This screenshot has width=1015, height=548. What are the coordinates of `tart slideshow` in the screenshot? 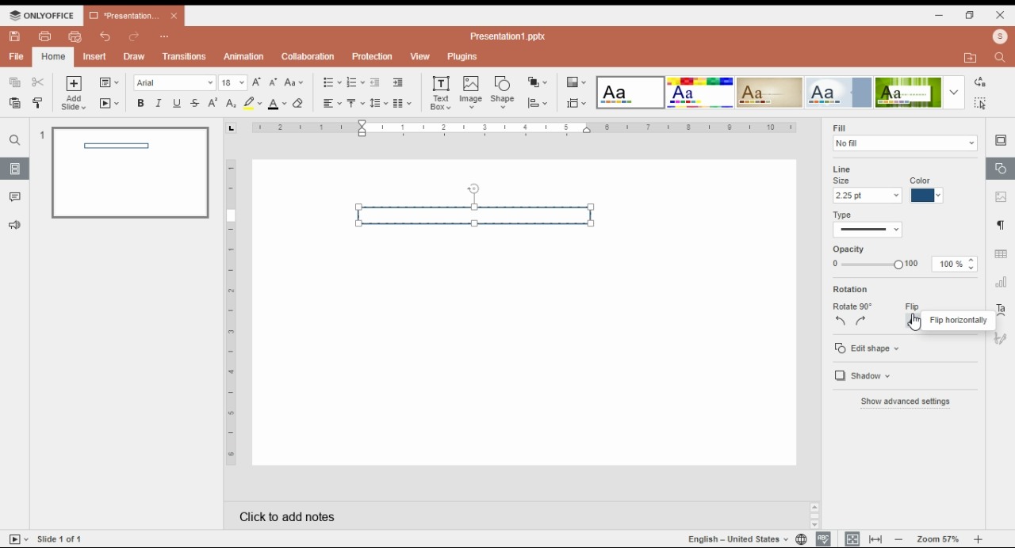 It's located at (19, 538).